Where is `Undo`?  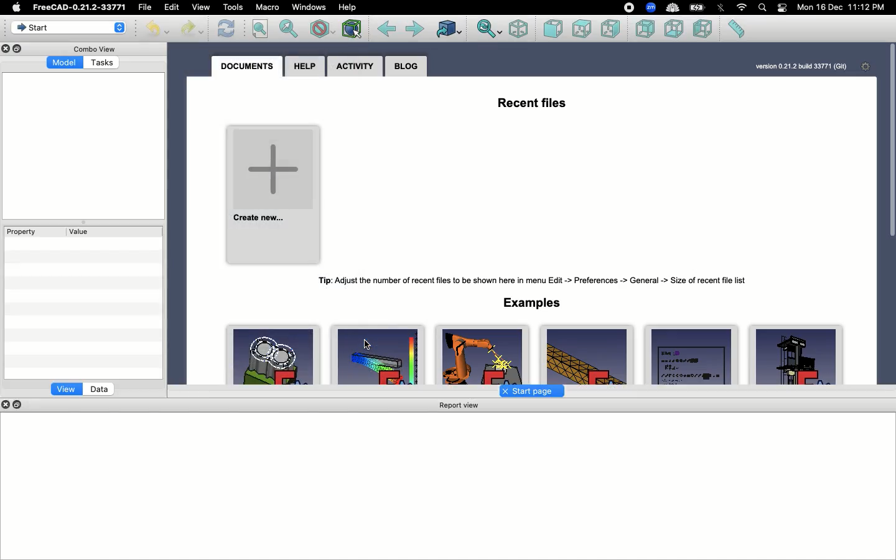
Undo is located at coordinates (159, 30).